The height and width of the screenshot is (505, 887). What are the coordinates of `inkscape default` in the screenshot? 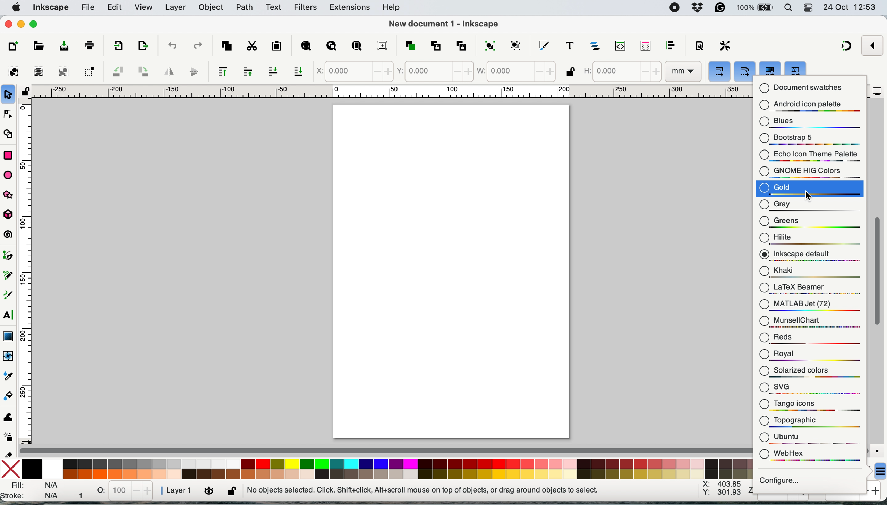 It's located at (811, 254).